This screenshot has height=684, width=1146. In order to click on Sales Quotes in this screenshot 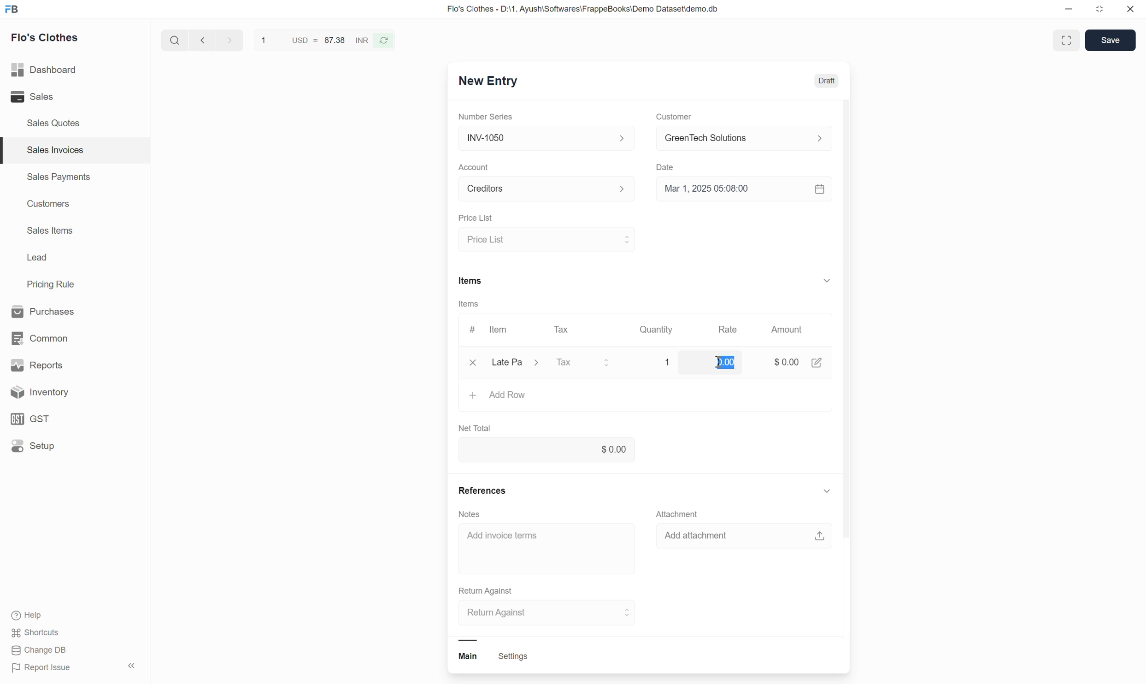, I will do `click(53, 123)`.